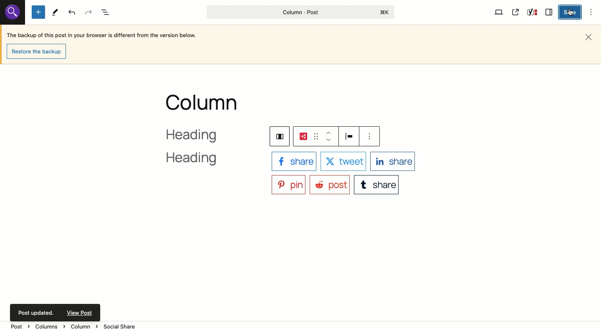 The height and width of the screenshot is (331, 601). I want to click on columns, so click(278, 135).